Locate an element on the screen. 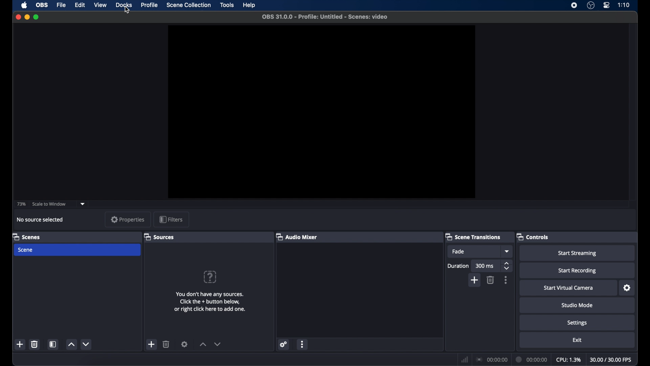 This screenshot has height=366, width=650. cpu is located at coordinates (568, 359).